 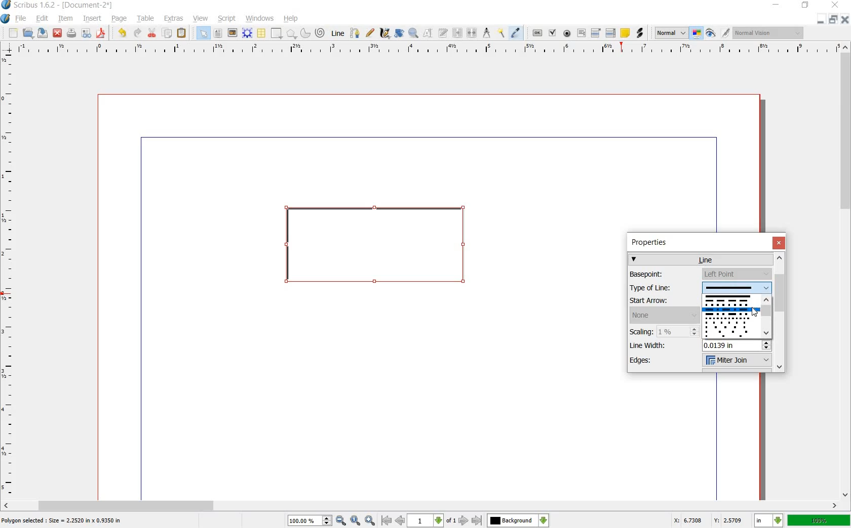 I want to click on Line Width:, so click(x=652, y=345).